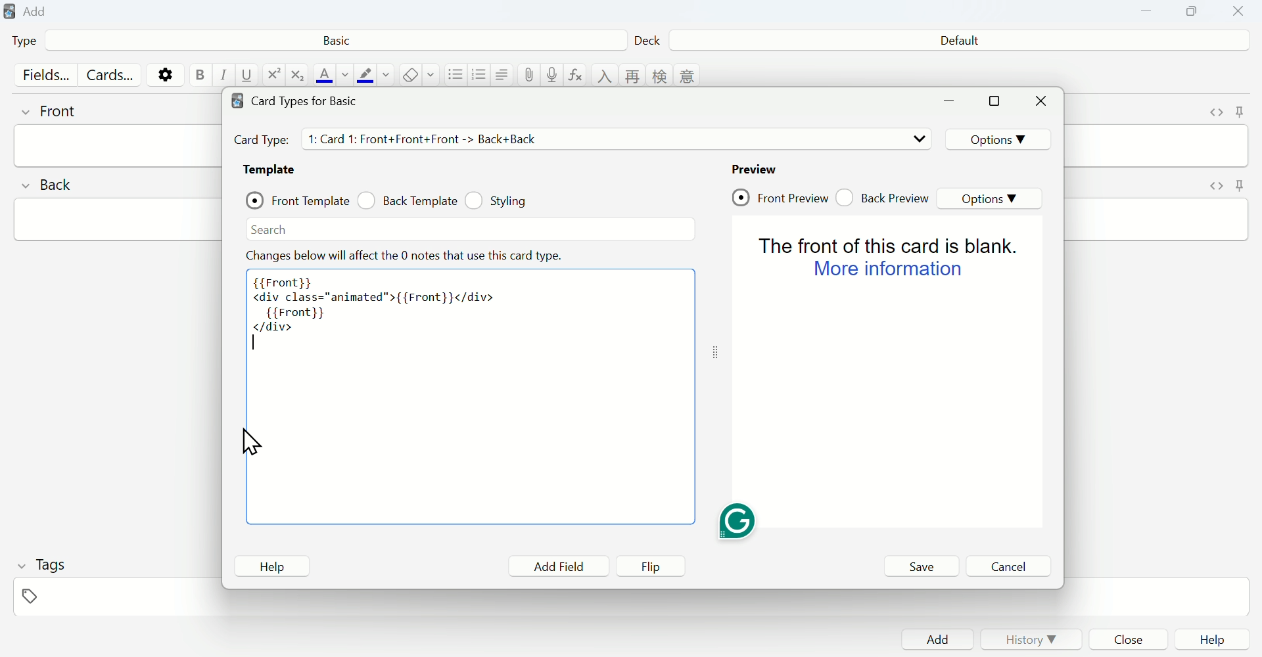 The height and width of the screenshot is (657, 1262). What do you see at coordinates (406, 254) in the screenshot?
I see `Effect note` at bounding box center [406, 254].